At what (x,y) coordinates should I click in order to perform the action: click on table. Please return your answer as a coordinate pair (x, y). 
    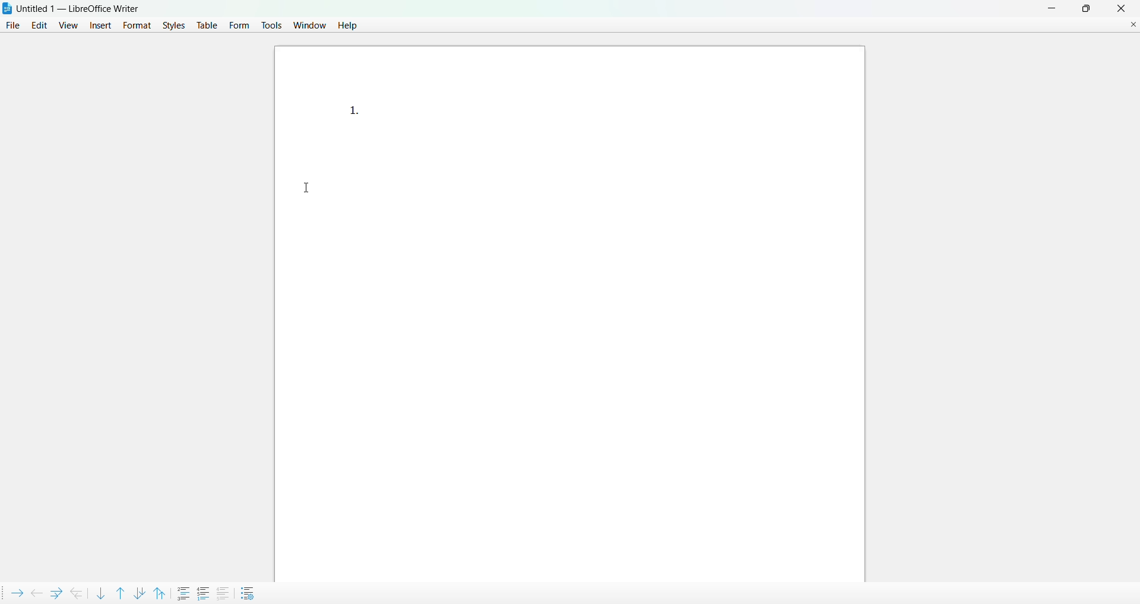
    Looking at the image, I should click on (207, 26).